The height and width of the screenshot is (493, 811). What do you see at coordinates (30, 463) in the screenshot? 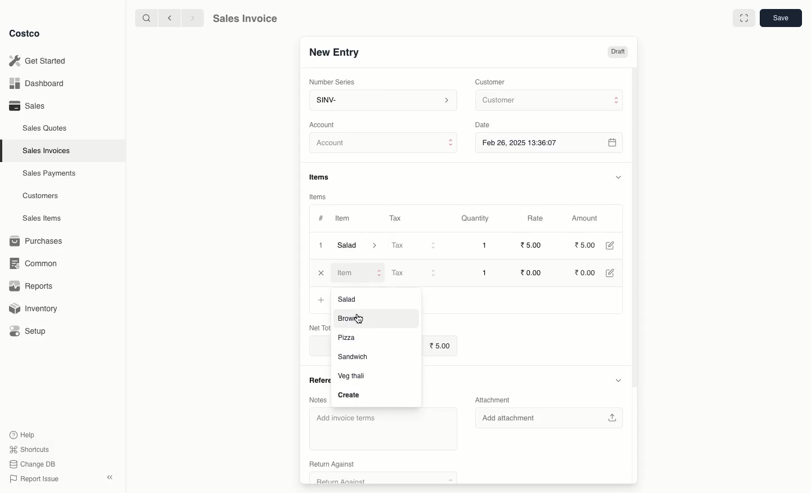
I see `Change DB` at bounding box center [30, 463].